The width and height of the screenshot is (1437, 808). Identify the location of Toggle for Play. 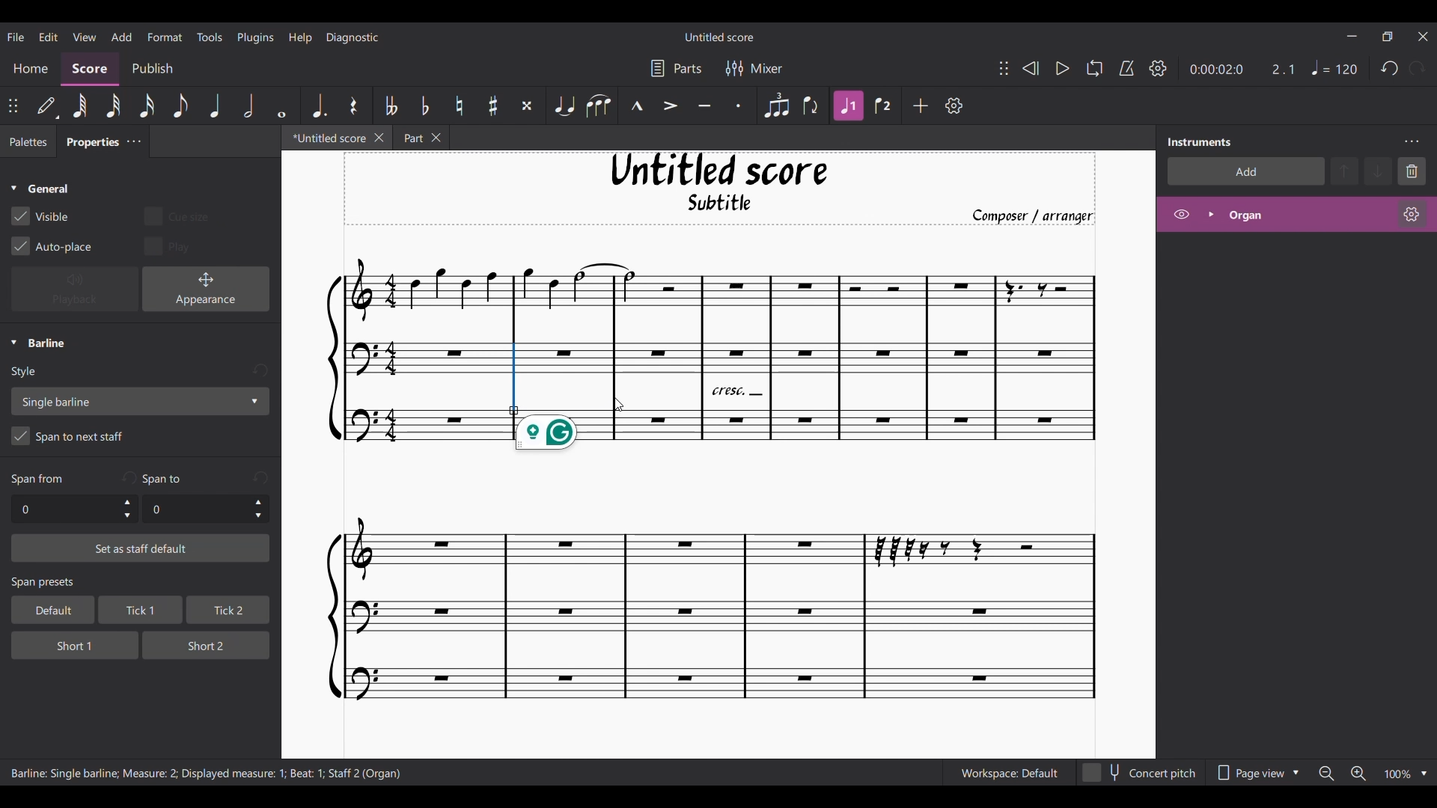
(168, 245).